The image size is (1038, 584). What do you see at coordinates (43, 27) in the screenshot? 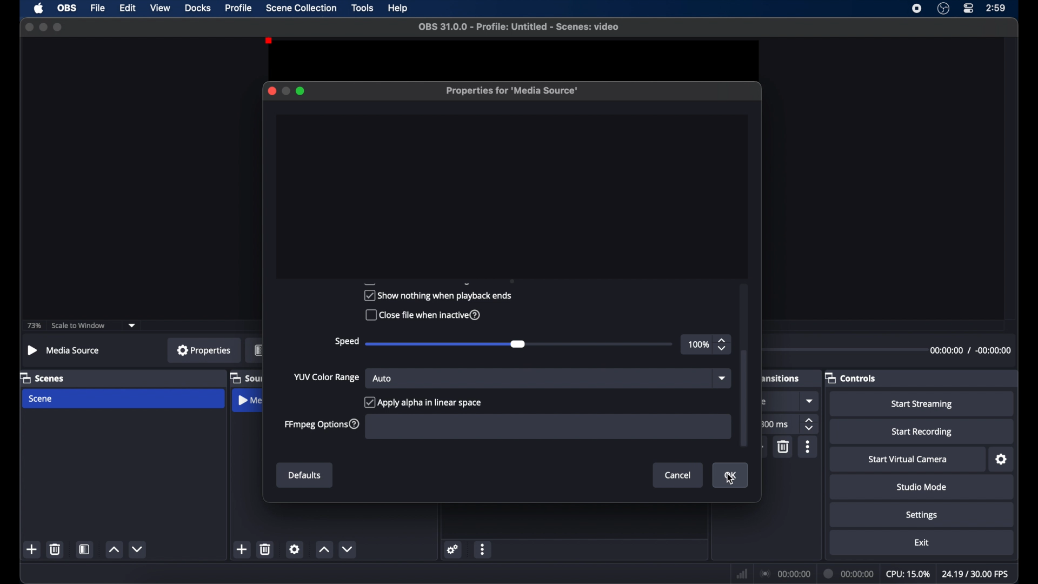
I see `minimize` at bounding box center [43, 27].